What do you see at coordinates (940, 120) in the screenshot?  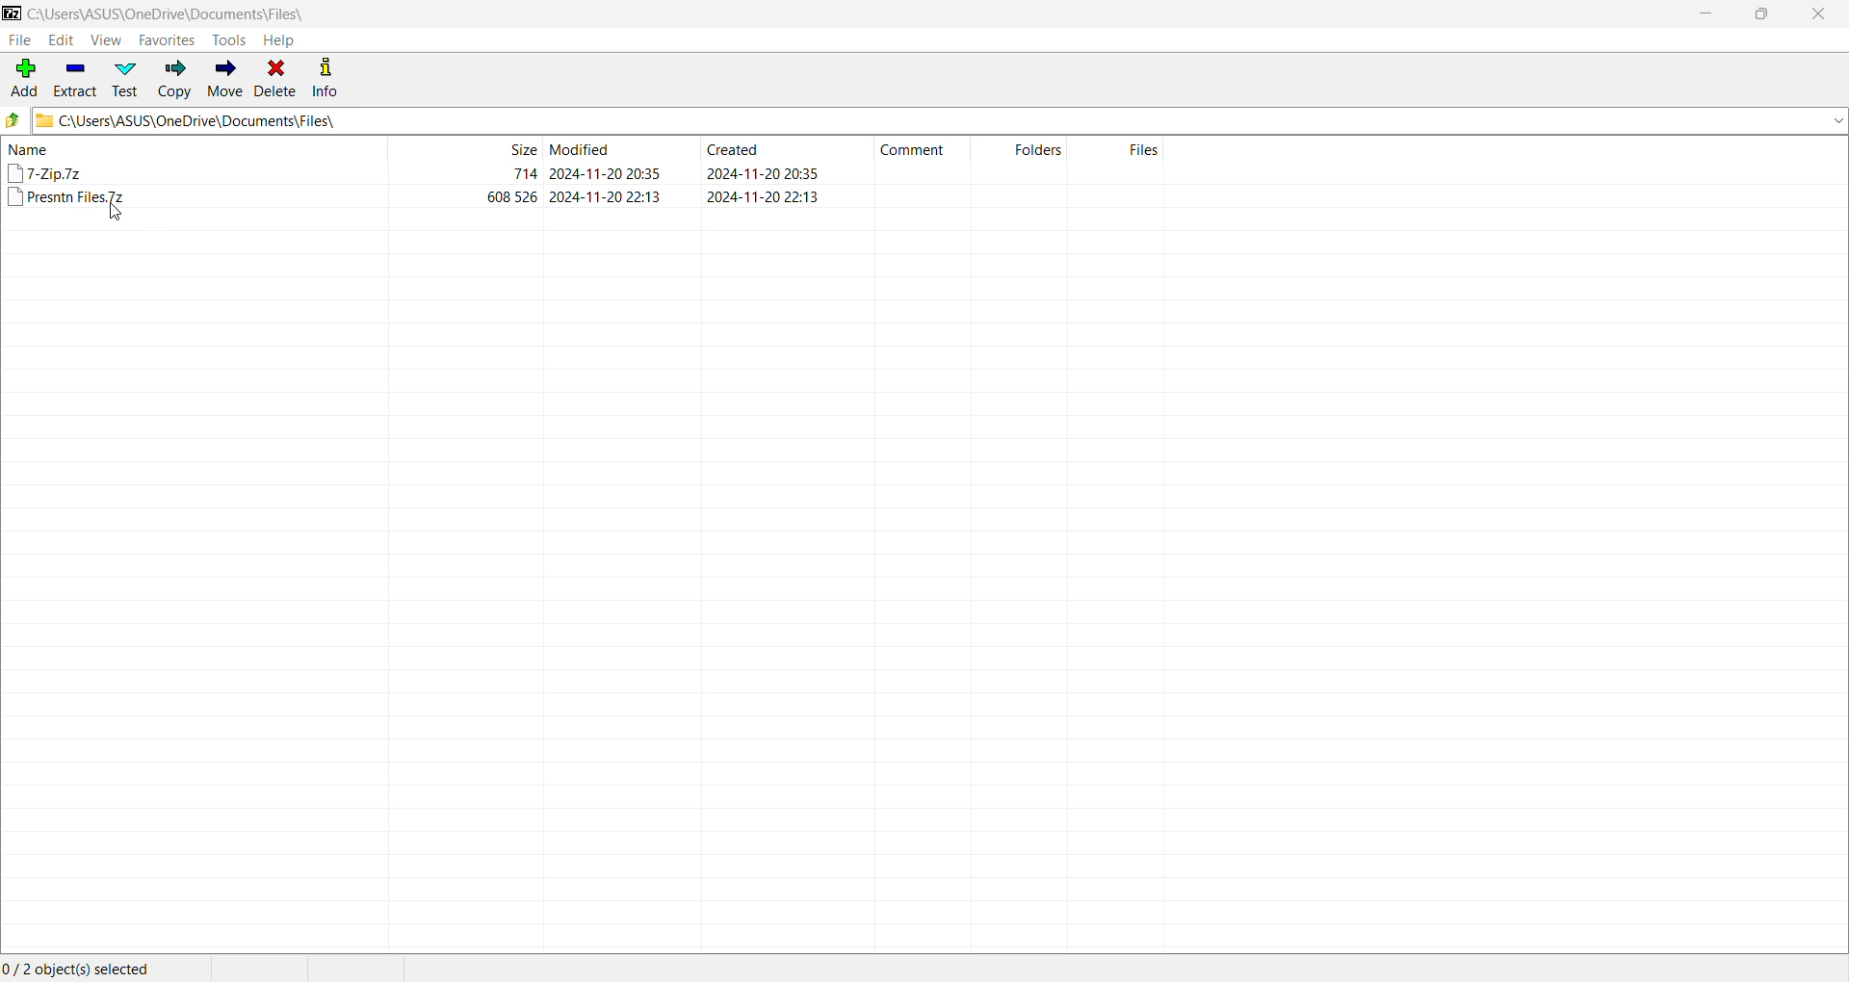 I see `Current Folder Path` at bounding box center [940, 120].